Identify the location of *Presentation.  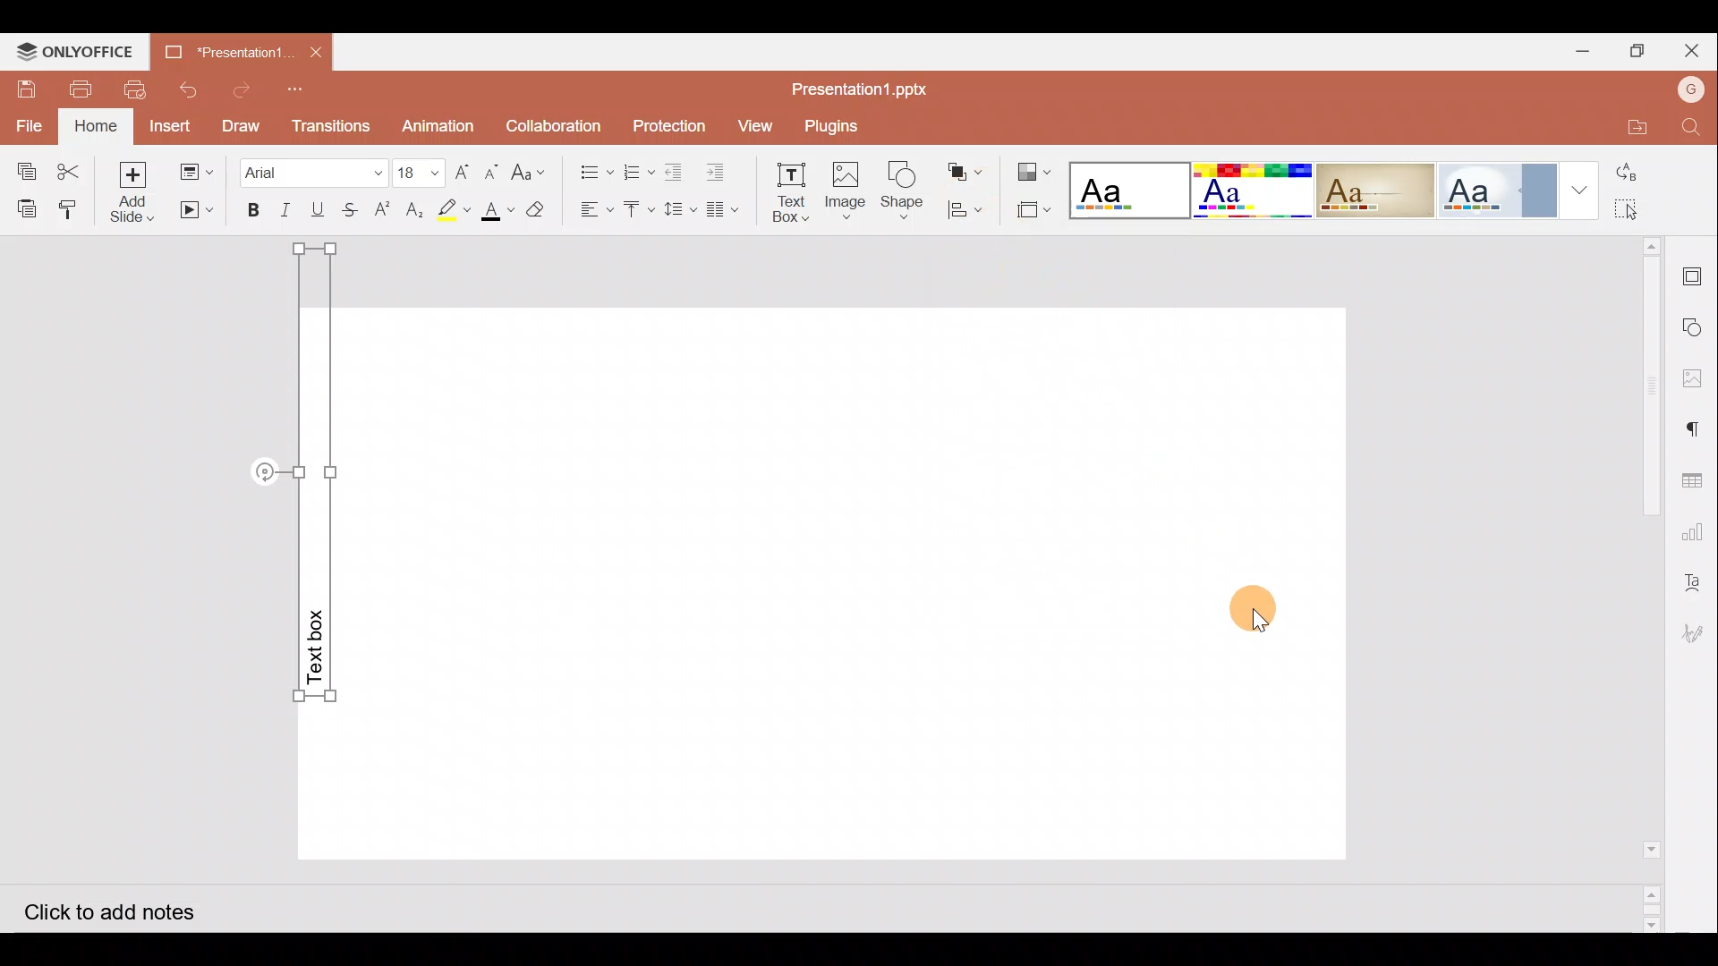
(217, 51).